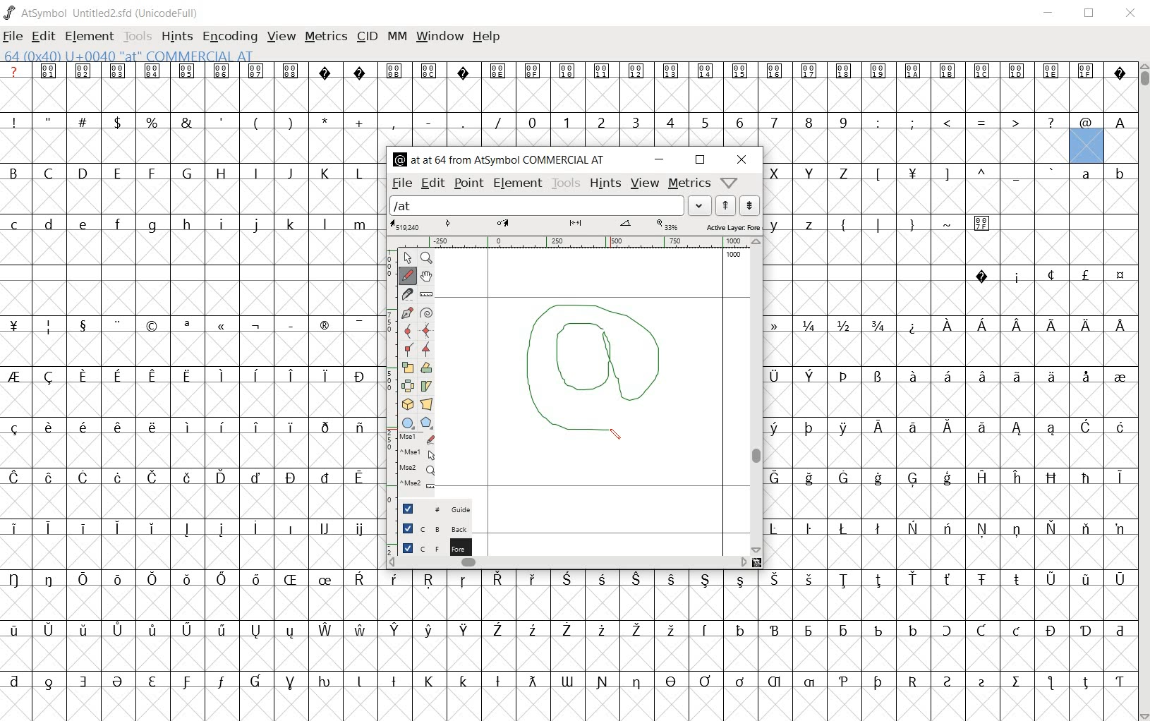 The image size is (1150, 721). What do you see at coordinates (137, 37) in the screenshot?
I see `TOOLS` at bounding box center [137, 37].